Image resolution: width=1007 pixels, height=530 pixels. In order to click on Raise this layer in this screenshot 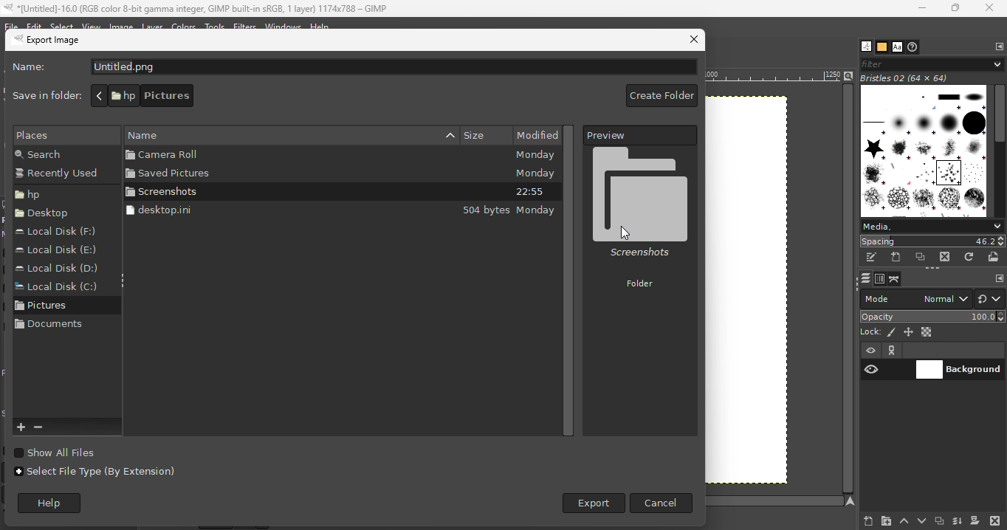, I will do `click(903, 520)`.